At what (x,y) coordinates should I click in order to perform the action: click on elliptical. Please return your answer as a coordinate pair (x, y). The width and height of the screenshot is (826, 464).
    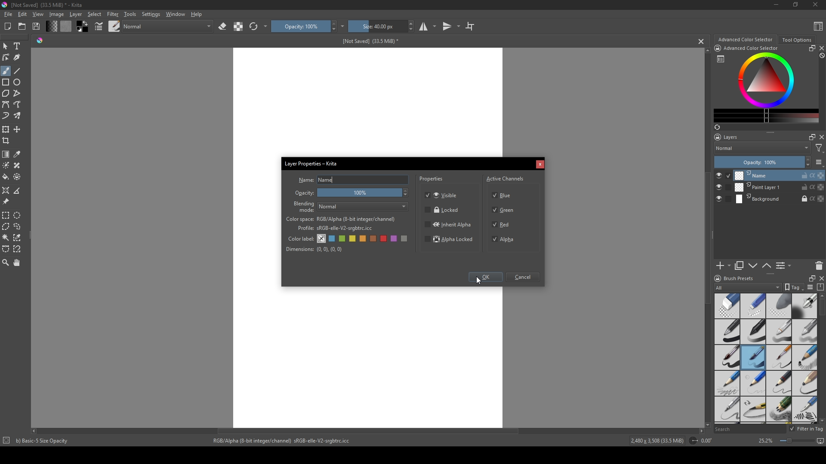
    Looking at the image, I should click on (19, 215).